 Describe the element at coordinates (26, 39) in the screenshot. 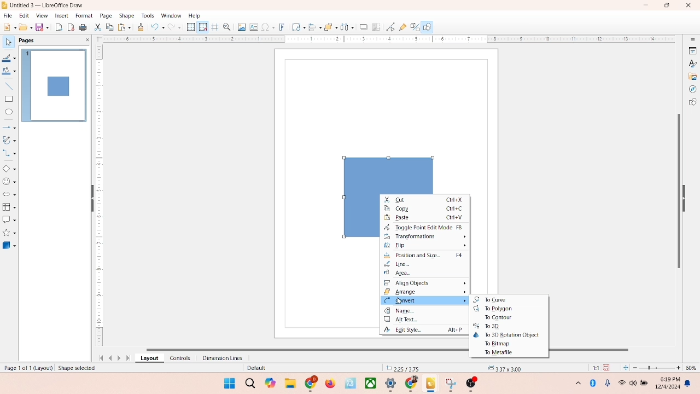

I see `pages` at that location.